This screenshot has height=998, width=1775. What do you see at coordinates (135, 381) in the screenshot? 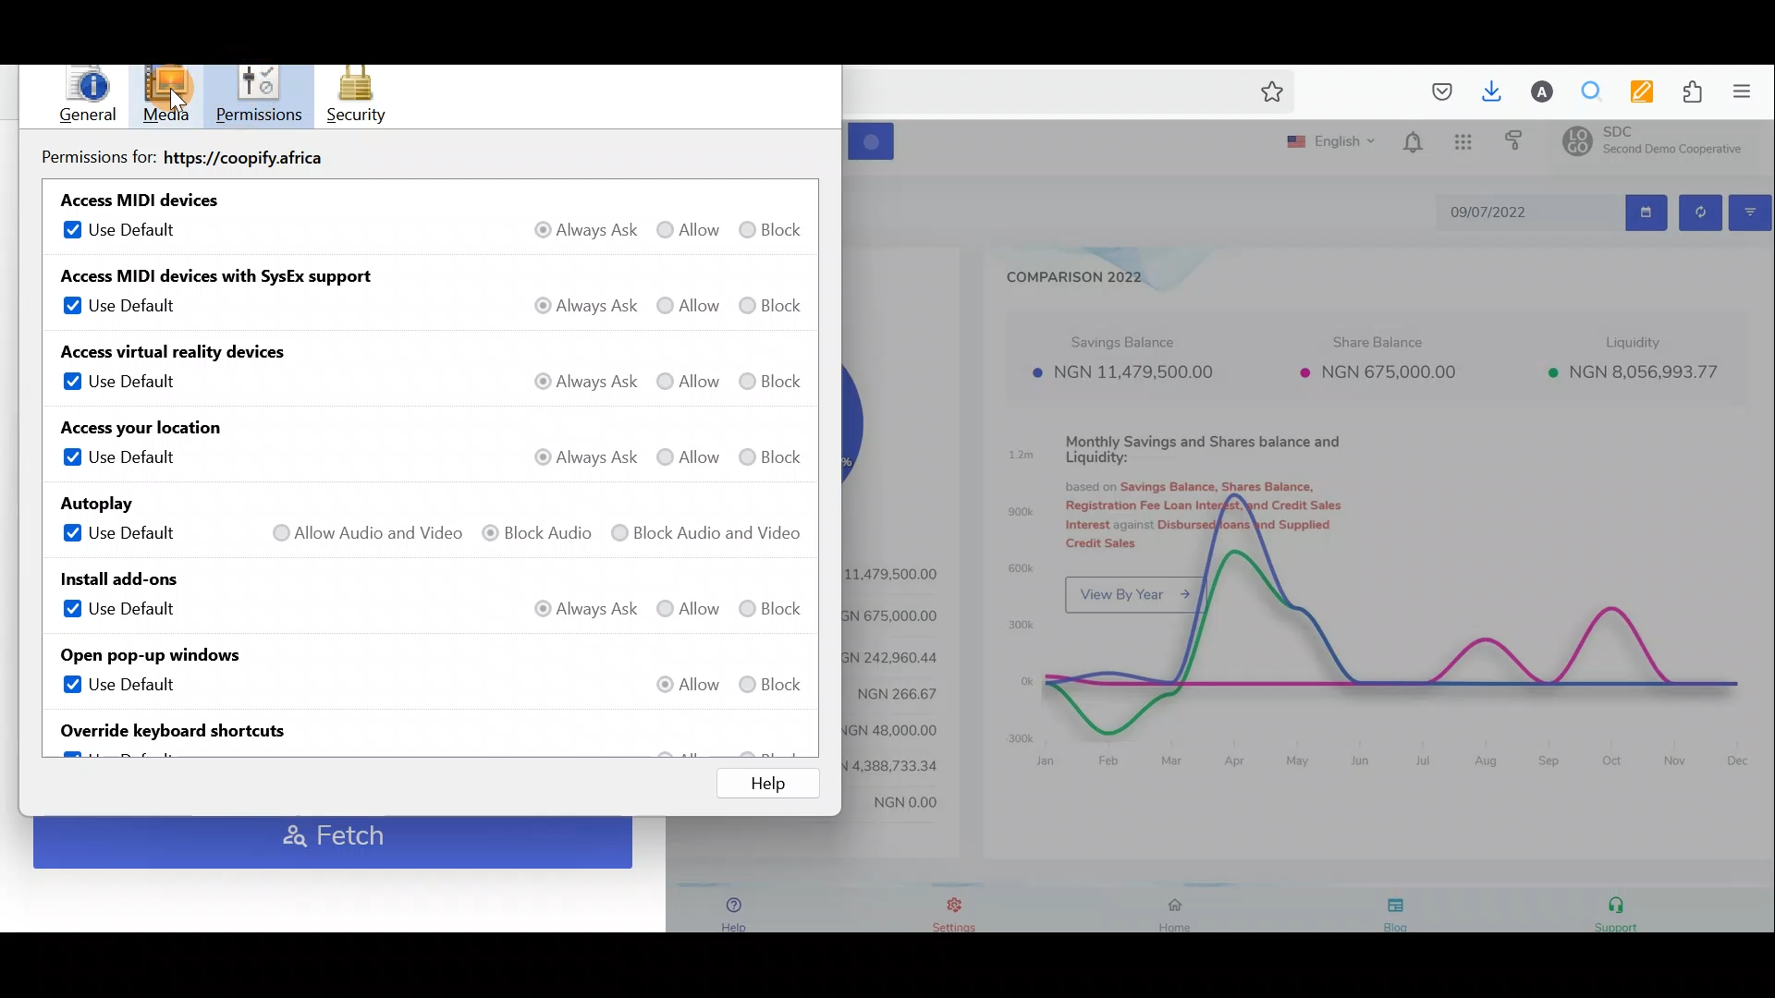
I see `Use default` at bounding box center [135, 381].